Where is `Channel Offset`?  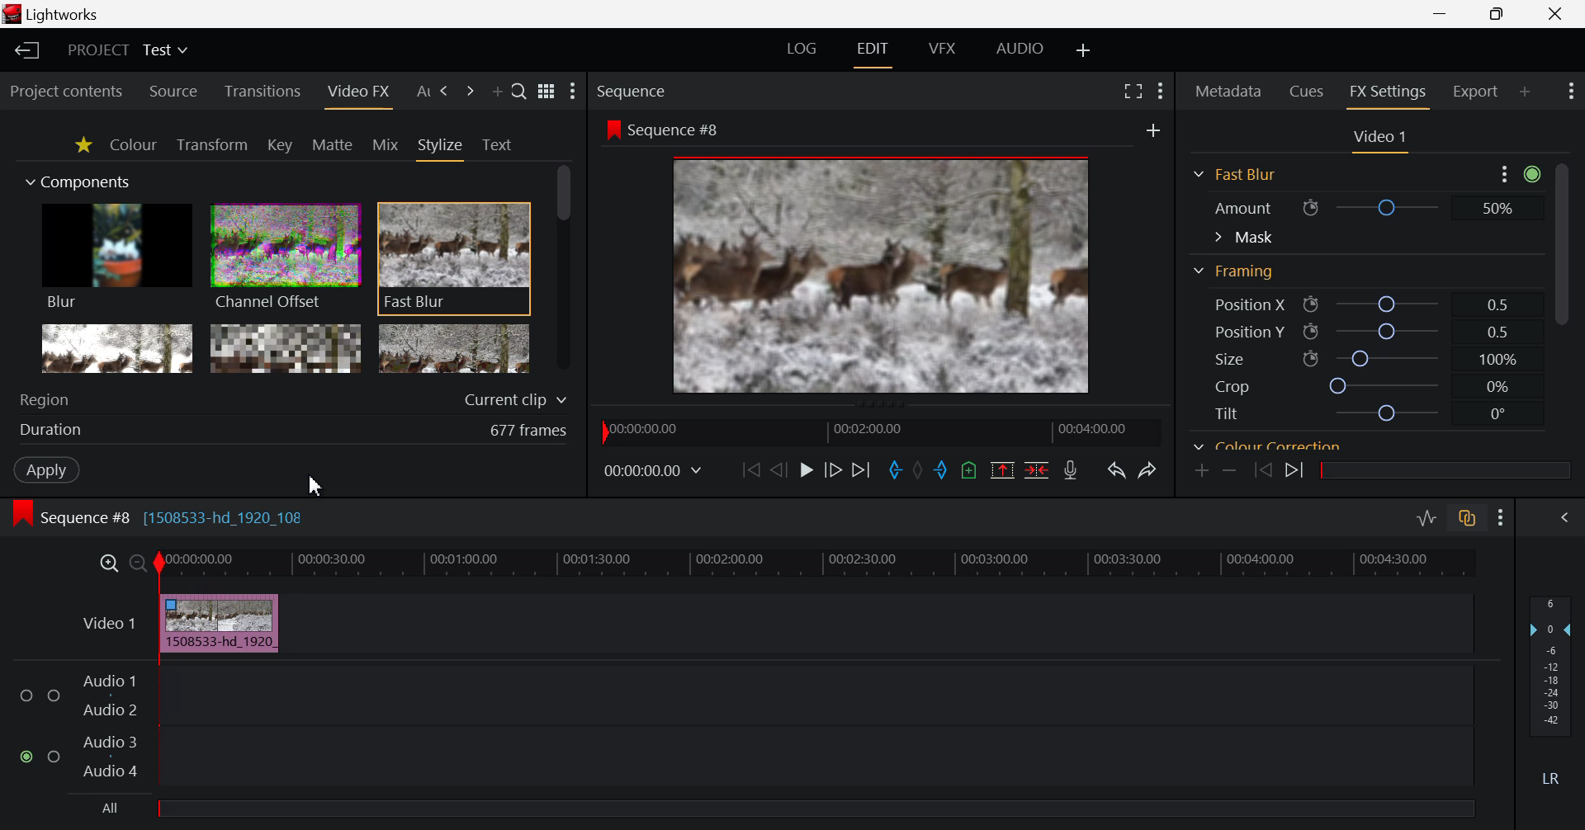
Channel Offset is located at coordinates (284, 258).